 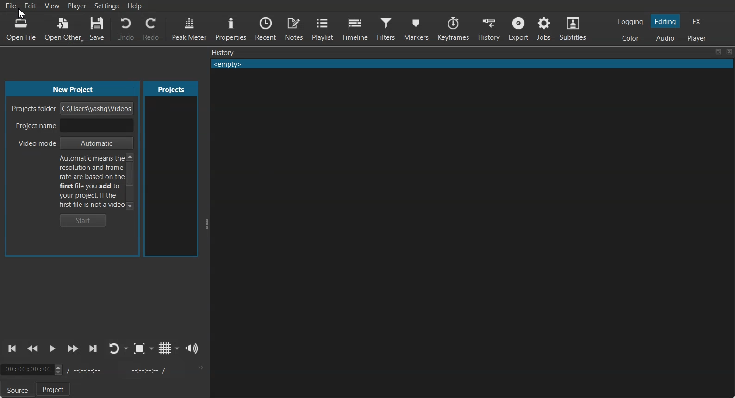 What do you see at coordinates (21, 30) in the screenshot?
I see `Open File` at bounding box center [21, 30].